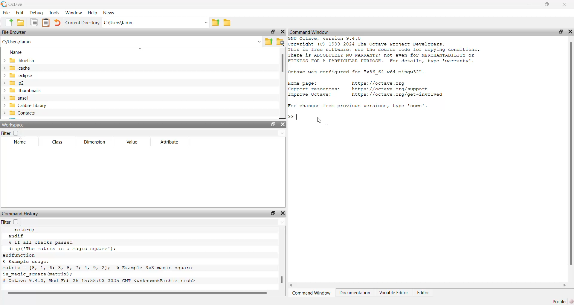  I want to click on Editor, so click(423, 292).